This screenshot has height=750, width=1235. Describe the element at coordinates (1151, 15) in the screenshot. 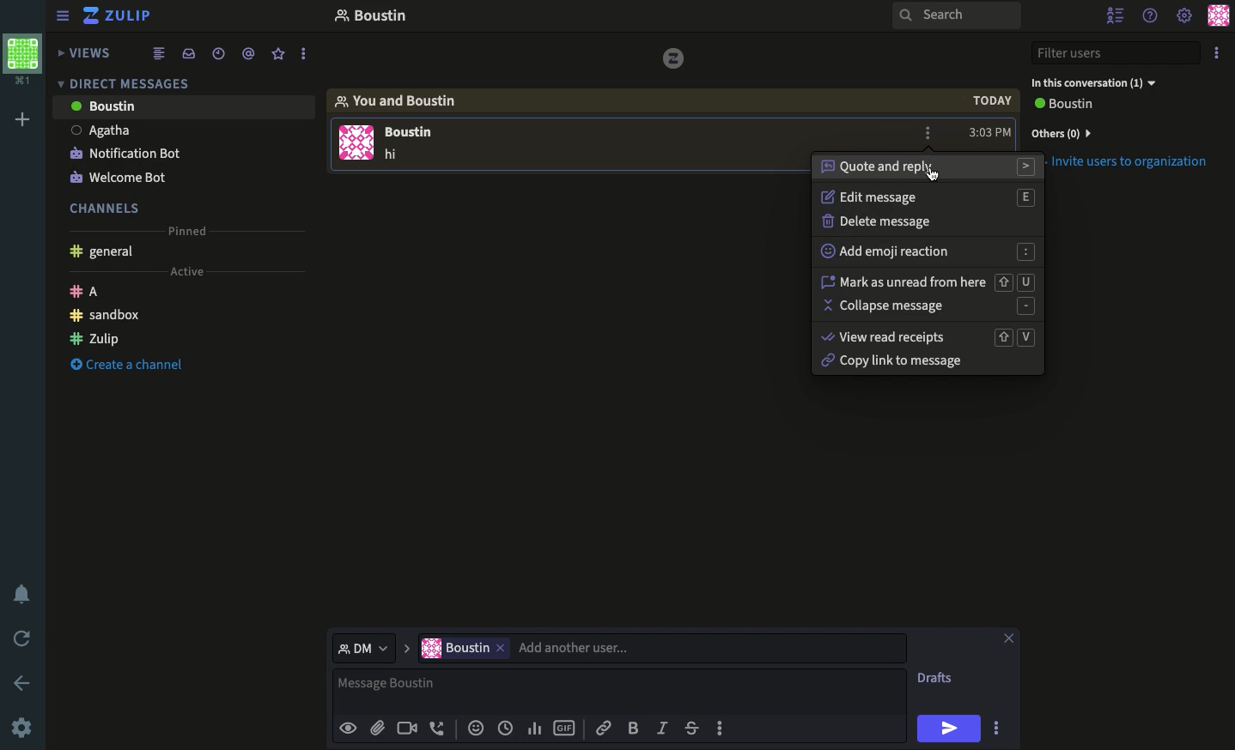

I see `Help` at that location.